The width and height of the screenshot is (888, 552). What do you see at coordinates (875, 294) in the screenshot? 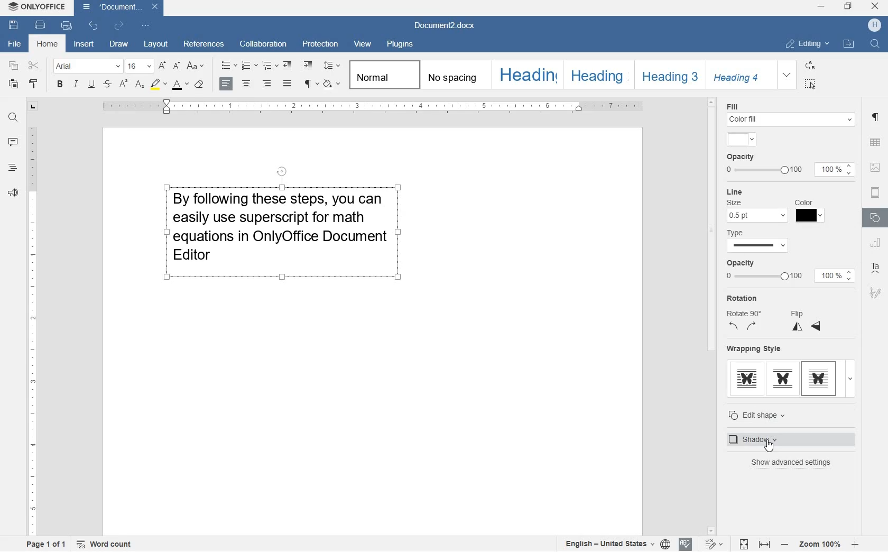
I see `signatur` at bounding box center [875, 294].